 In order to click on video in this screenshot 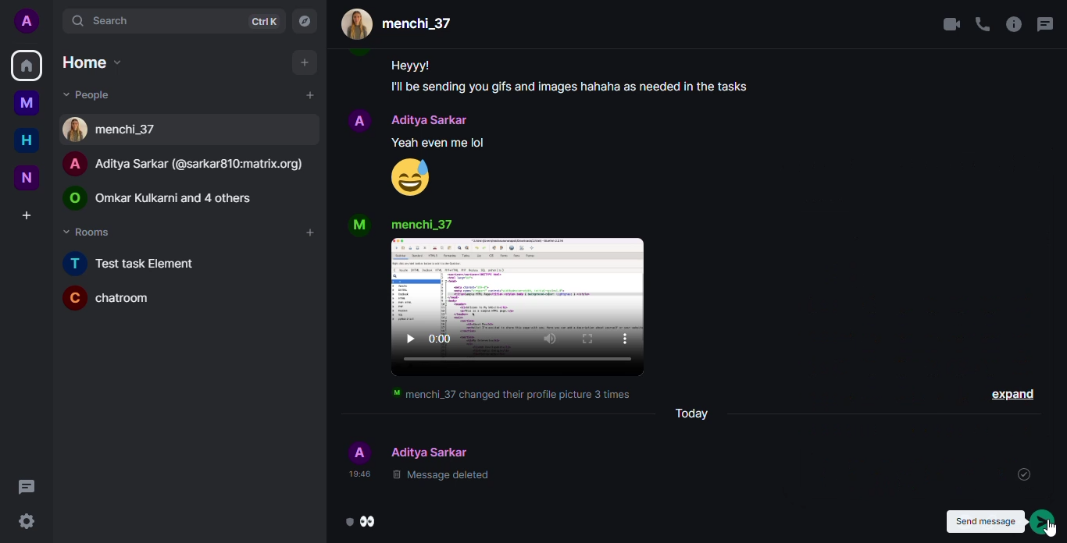, I will do `click(520, 309)`.